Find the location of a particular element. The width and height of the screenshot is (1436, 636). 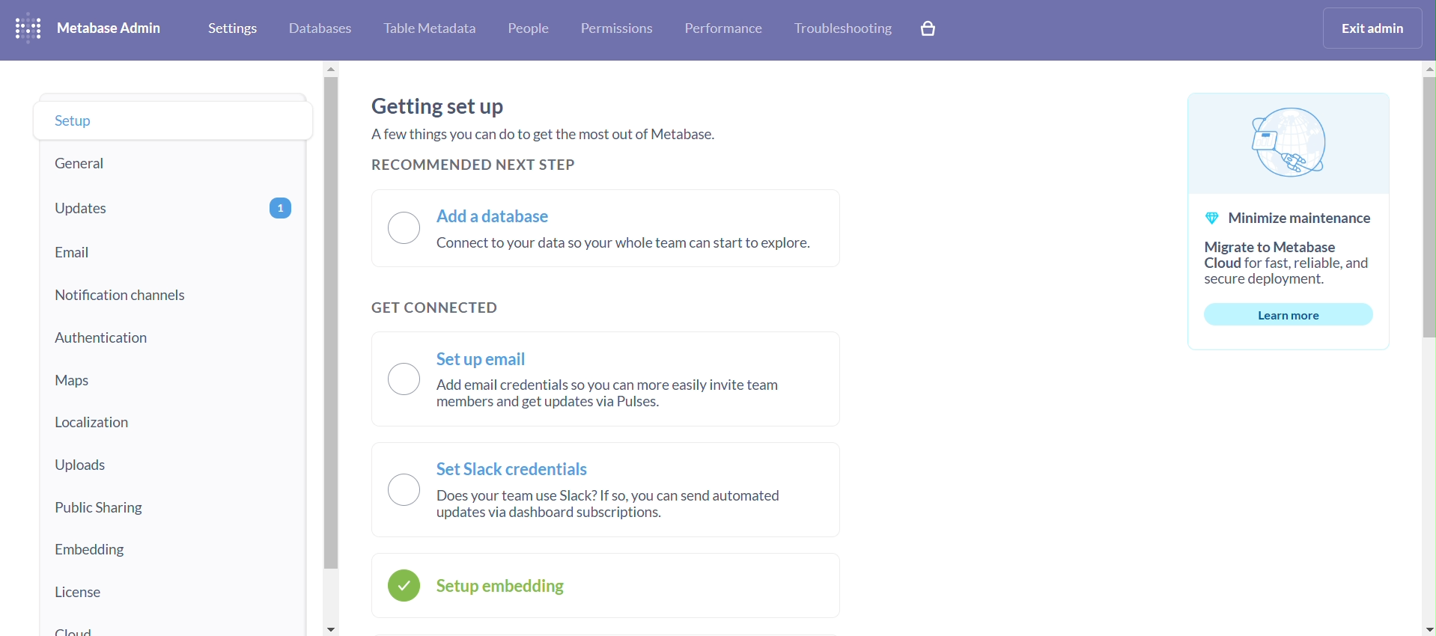

exit admin is located at coordinates (1369, 28).